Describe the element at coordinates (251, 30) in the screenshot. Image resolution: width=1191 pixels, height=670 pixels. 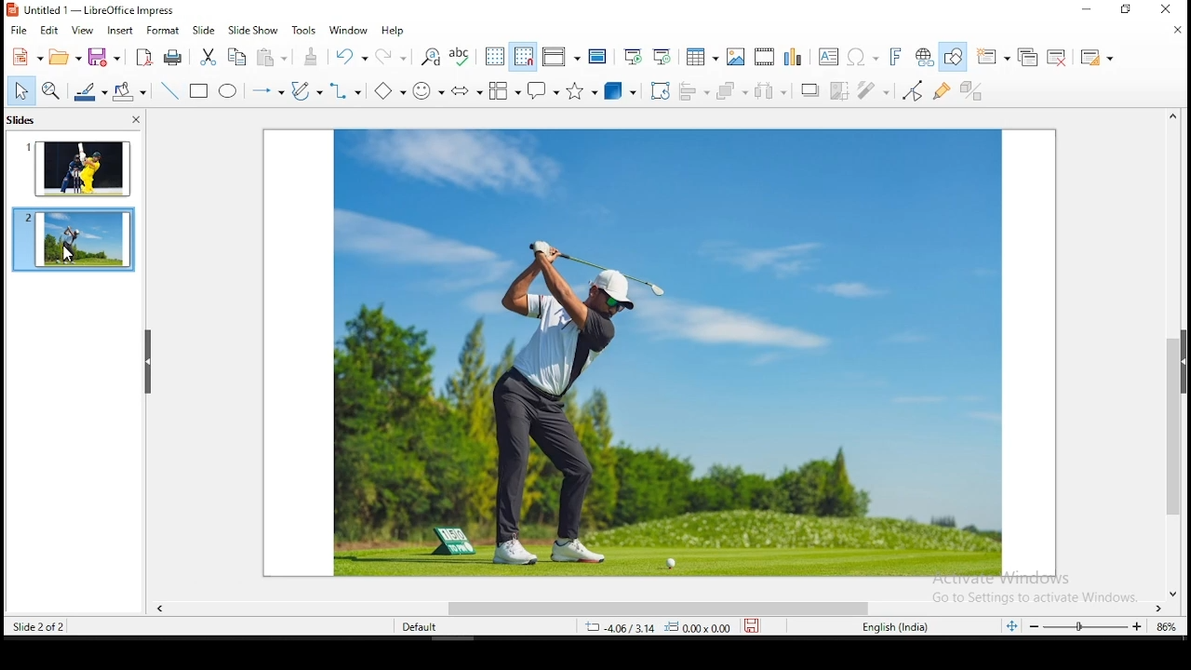
I see `slide show` at that location.